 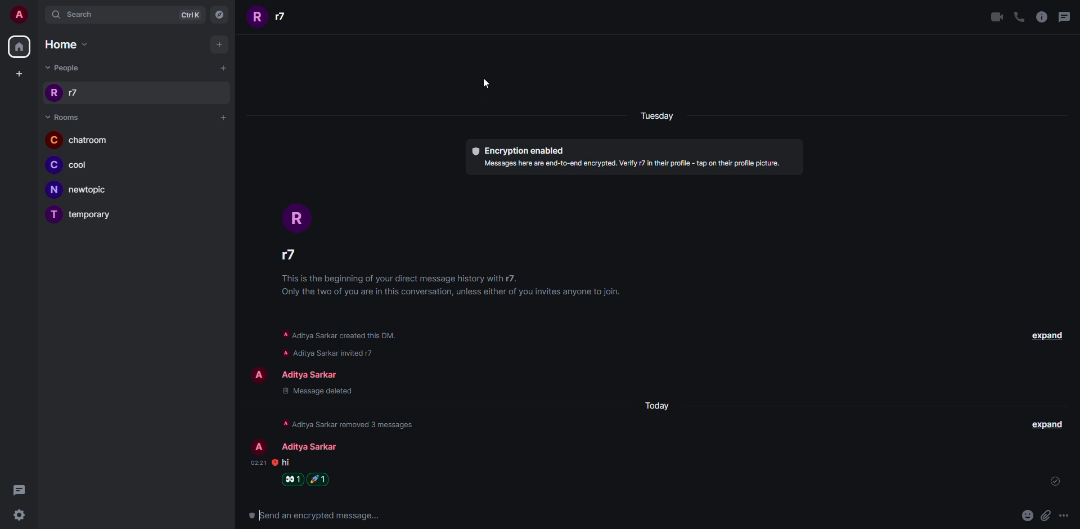 I want to click on people, so click(x=290, y=254).